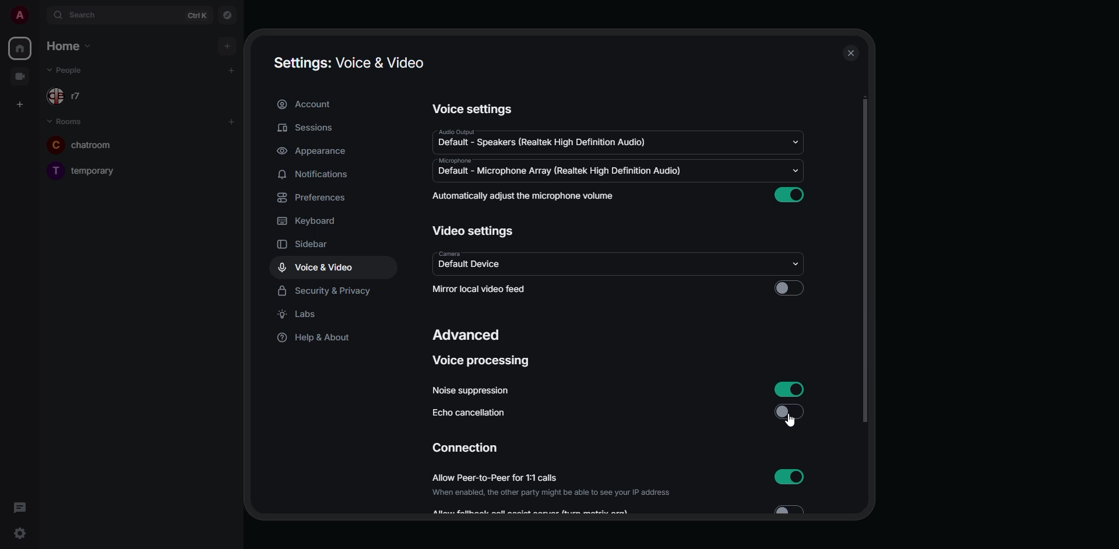  Describe the element at coordinates (40, 16) in the screenshot. I see `expand` at that location.